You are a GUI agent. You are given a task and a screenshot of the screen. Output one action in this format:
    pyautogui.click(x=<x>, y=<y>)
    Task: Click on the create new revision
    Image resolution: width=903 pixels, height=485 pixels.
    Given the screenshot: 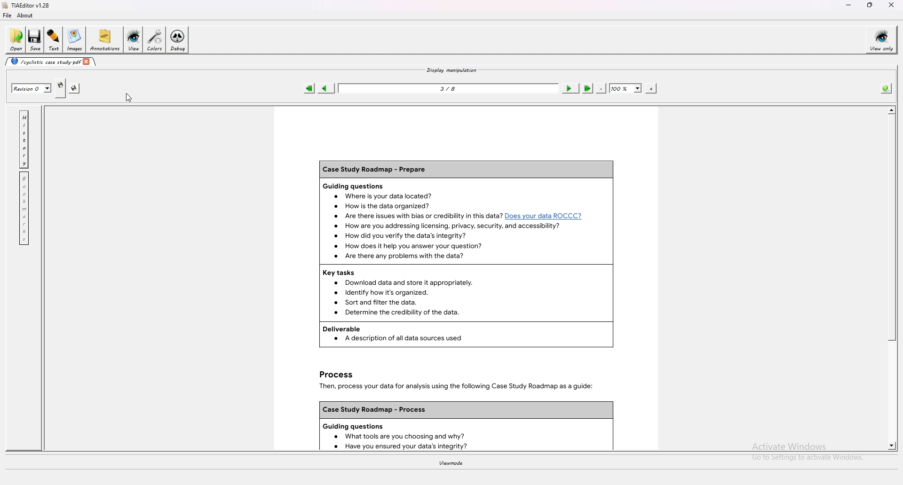 What is the action you would take?
    pyautogui.click(x=60, y=88)
    